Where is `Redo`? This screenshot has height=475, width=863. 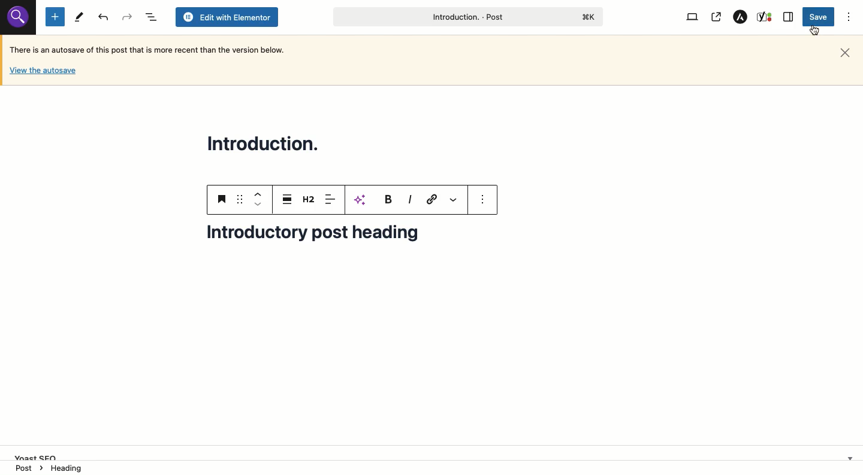 Redo is located at coordinates (104, 17).